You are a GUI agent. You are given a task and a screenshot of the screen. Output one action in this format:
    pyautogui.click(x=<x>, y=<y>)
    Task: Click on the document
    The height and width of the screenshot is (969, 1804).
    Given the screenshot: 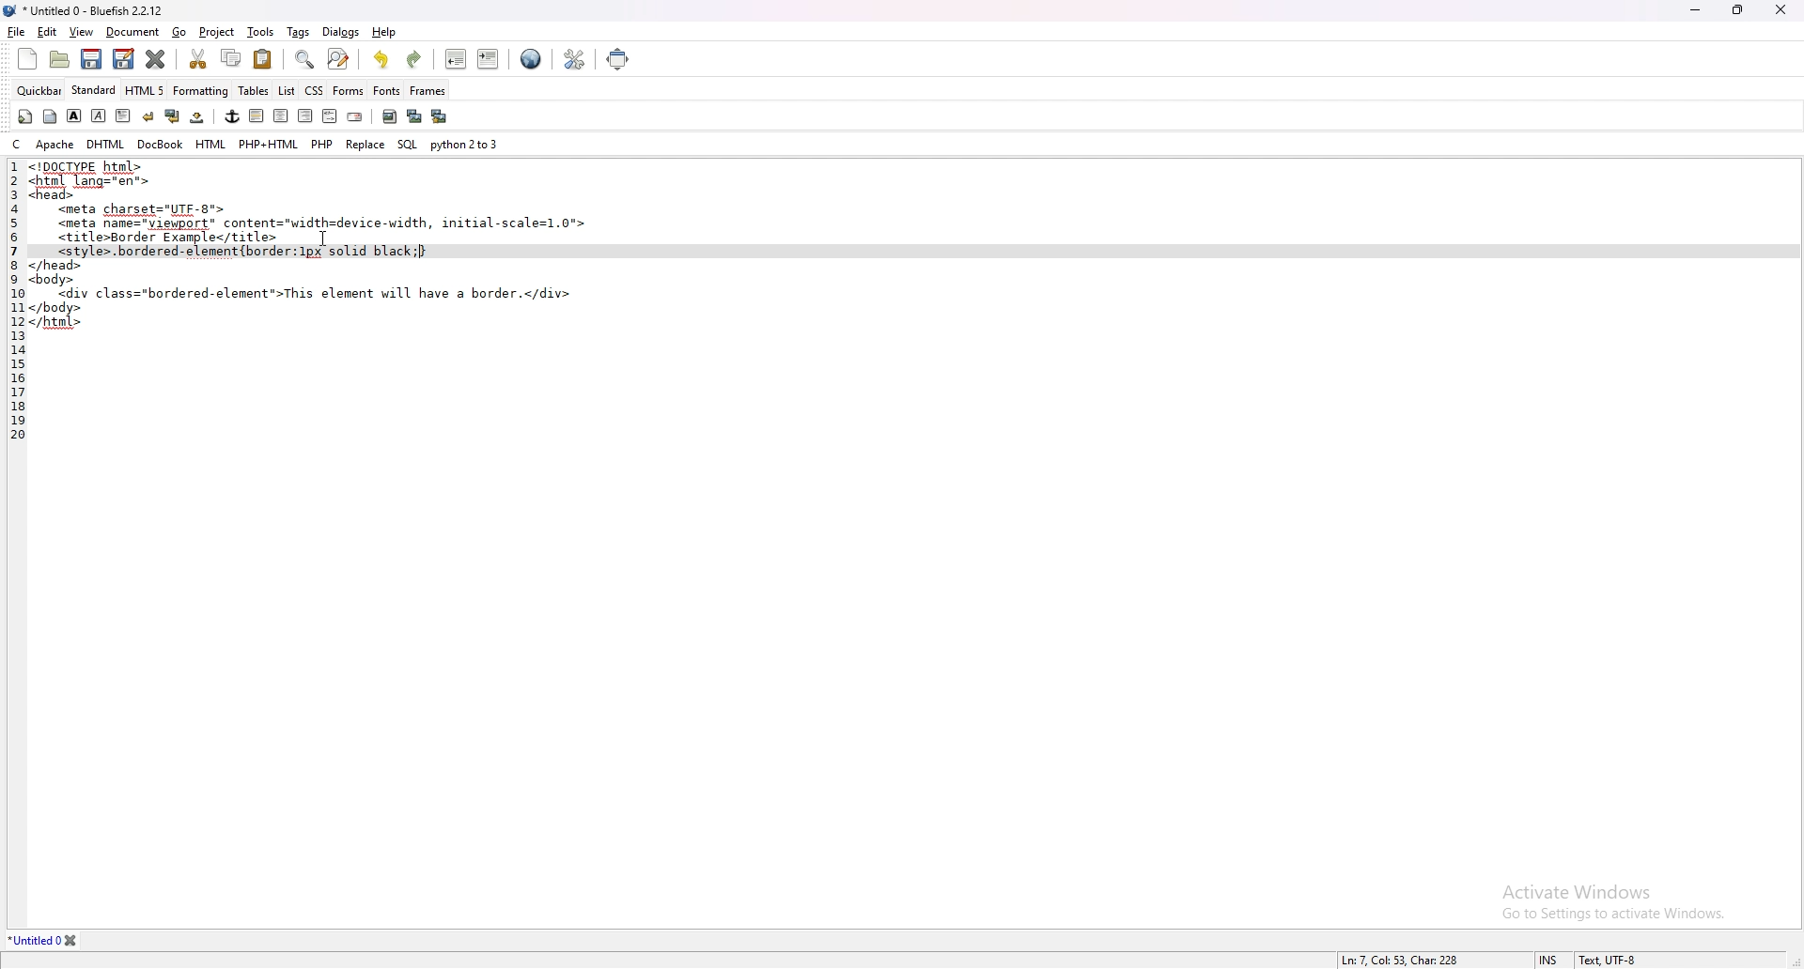 What is the action you would take?
    pyautogui.click(x=132, y=33)
    